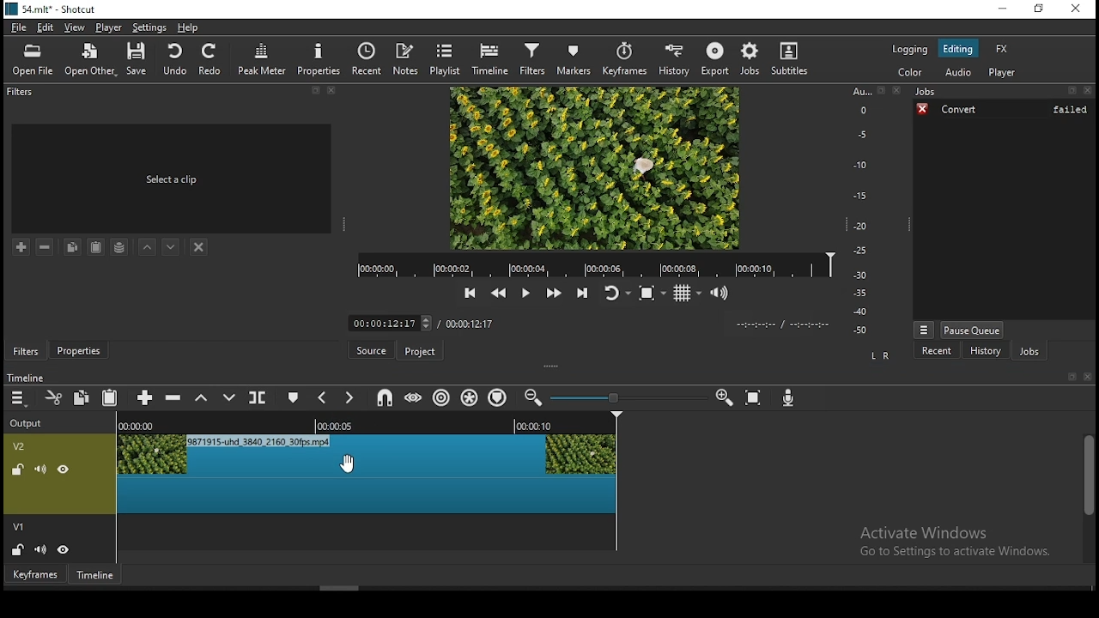  What do you see at coordinates (259, 397) in the screenshot?
I see `split at playhead` at bounding box center [259, 397].